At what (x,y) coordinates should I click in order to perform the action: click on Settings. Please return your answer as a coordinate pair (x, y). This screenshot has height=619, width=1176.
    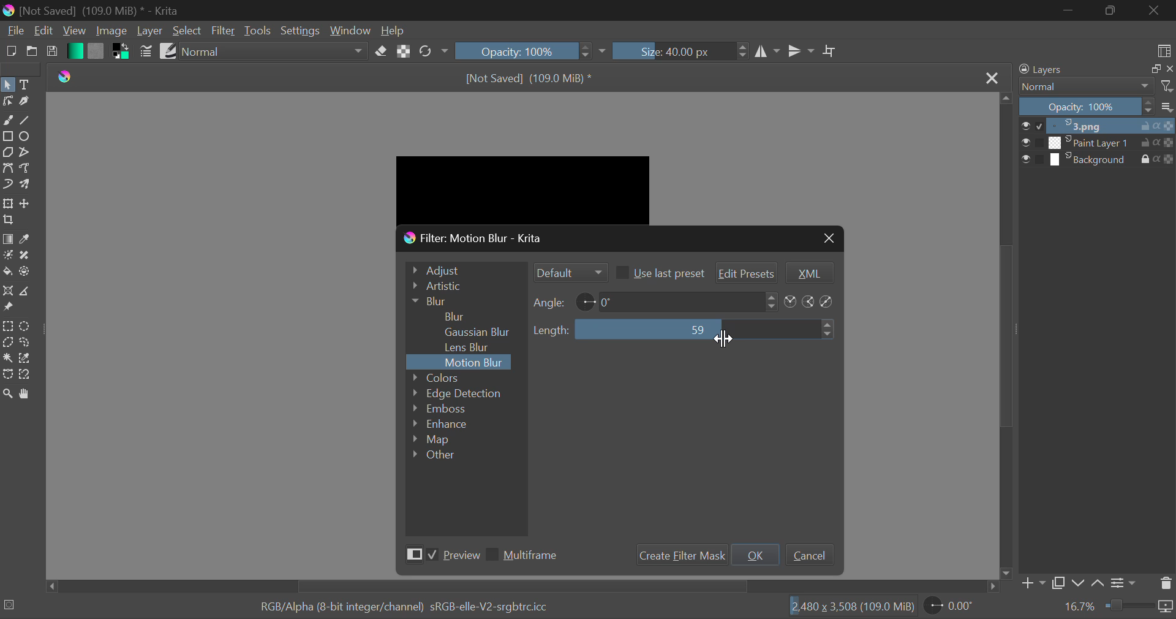
    Looking at the image, I should click on (299, 29).